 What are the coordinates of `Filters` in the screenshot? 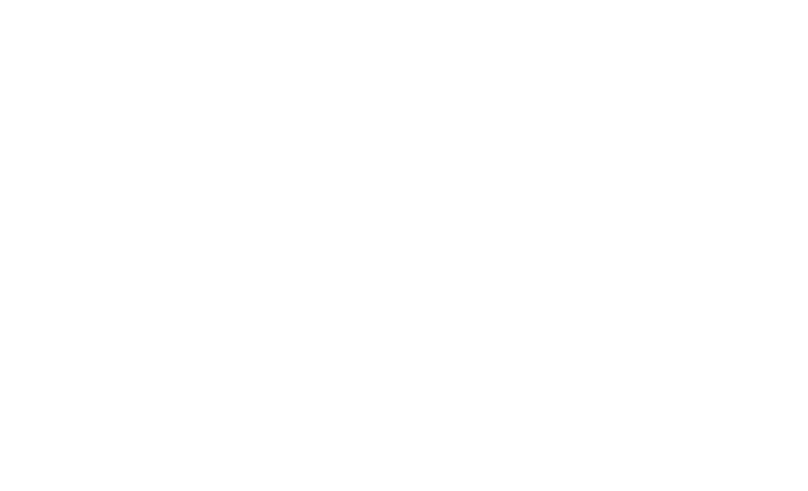 It's located at (206, 302).